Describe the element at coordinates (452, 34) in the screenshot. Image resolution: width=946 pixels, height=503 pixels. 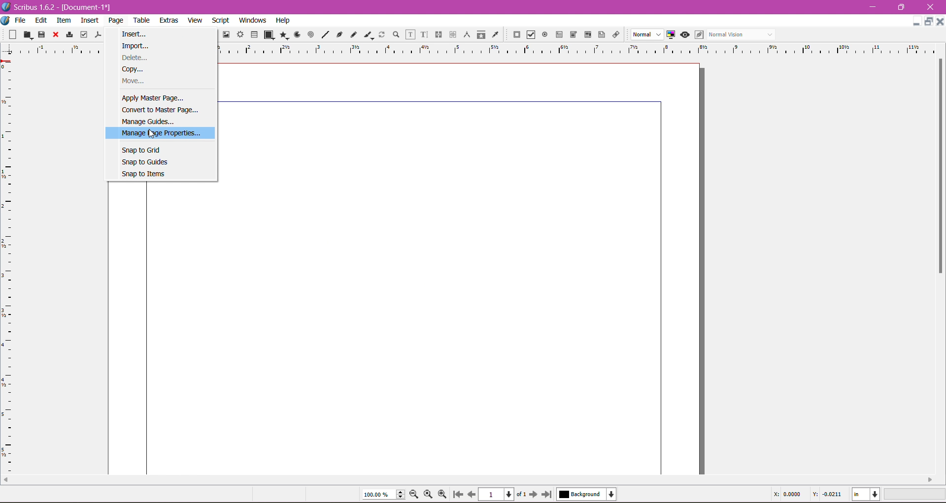
I see `Unlink Text Frames` at that location.